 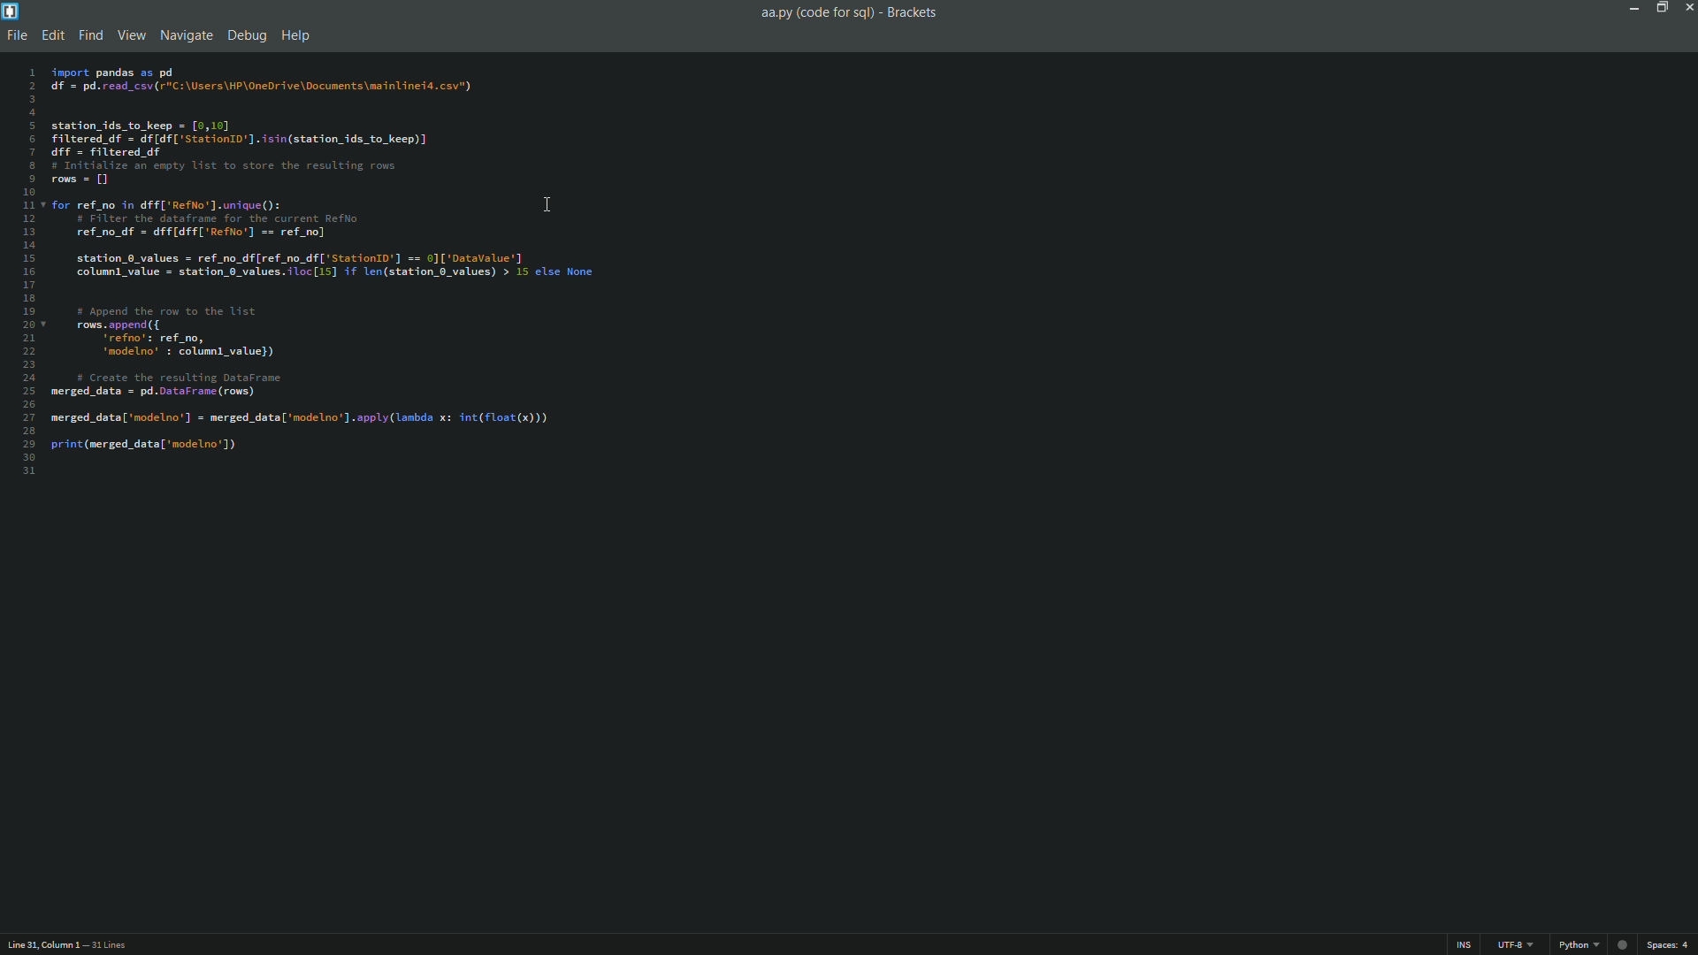 What do you see at coordinates (130, 34) in the screenshot?
I see `view menu` at bounding box center [130, 34].